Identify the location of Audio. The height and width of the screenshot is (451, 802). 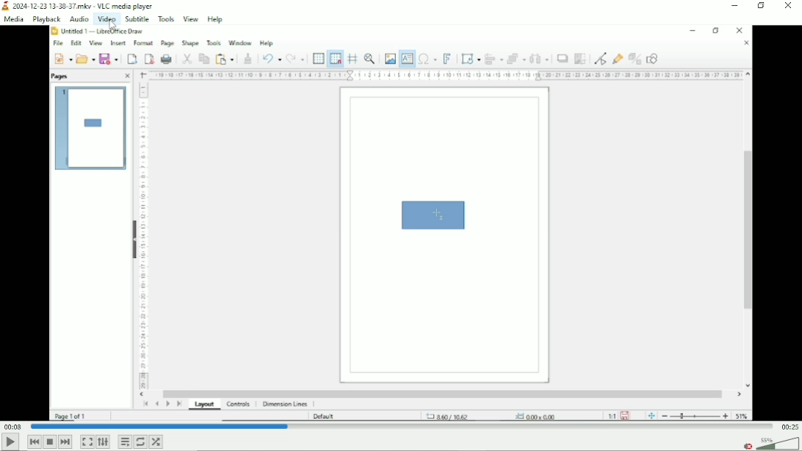
(77, 19).